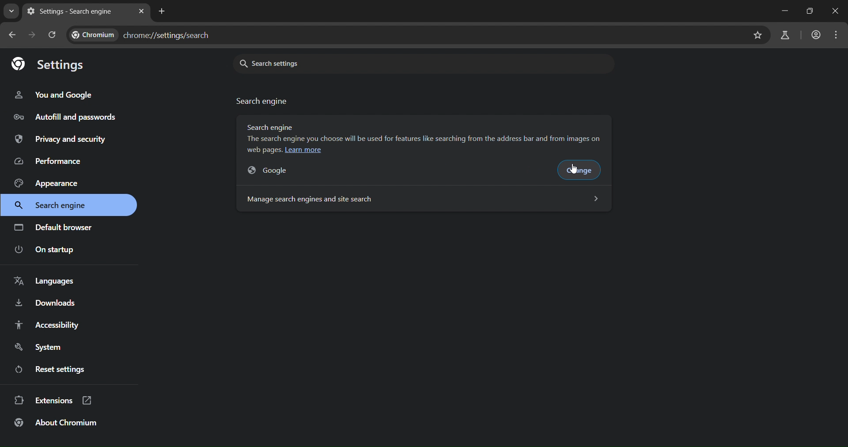 The image size is (848, 447). What do you see at coordinates (64, 116) in the screenshot?
I see `autofill & passwords` at bounding box center [64, 116].